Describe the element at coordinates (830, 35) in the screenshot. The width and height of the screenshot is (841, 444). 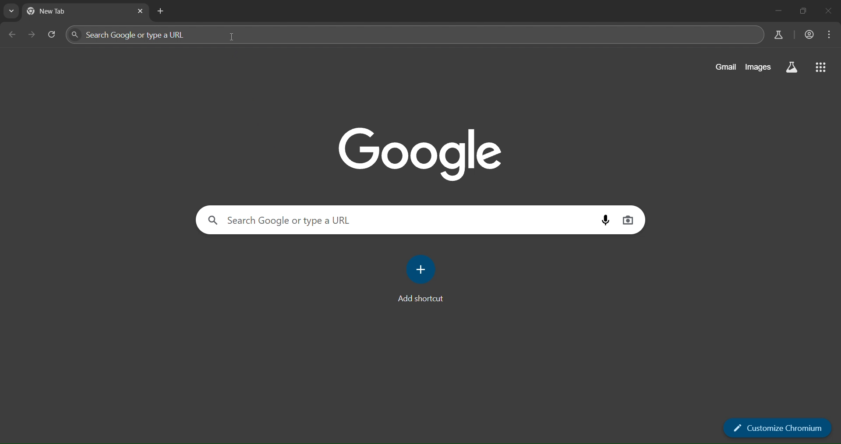
I see `menu` at that location.